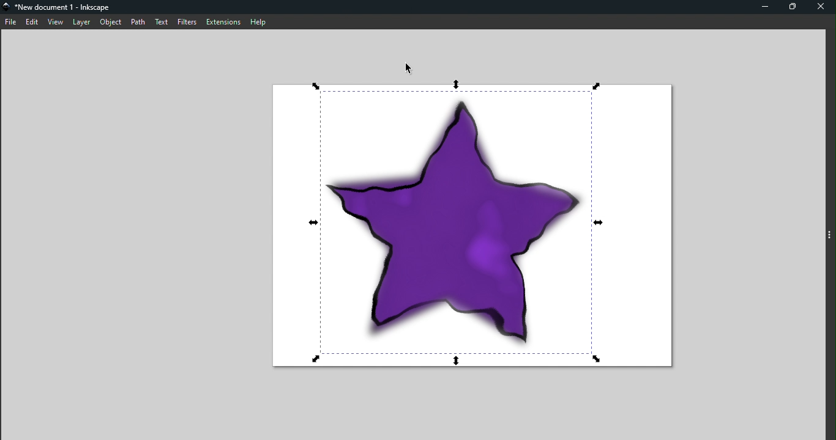 The height and width of the screenshot is (440, 836). What do you see at coordinates (162, 23) in the screenshot?
I see `Text` at bounding box center [162, 23].